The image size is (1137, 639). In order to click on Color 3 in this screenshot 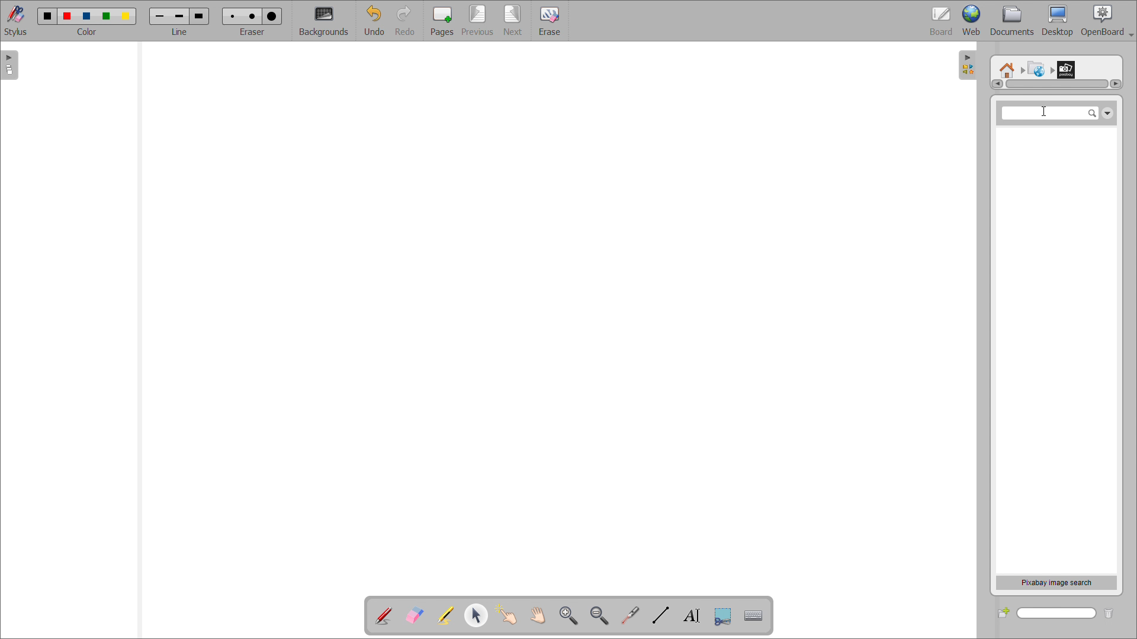, I will do `click(86, 16)`.